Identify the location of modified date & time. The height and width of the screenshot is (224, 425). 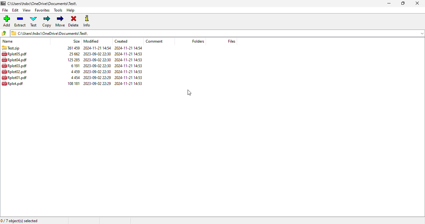
(97, 48).